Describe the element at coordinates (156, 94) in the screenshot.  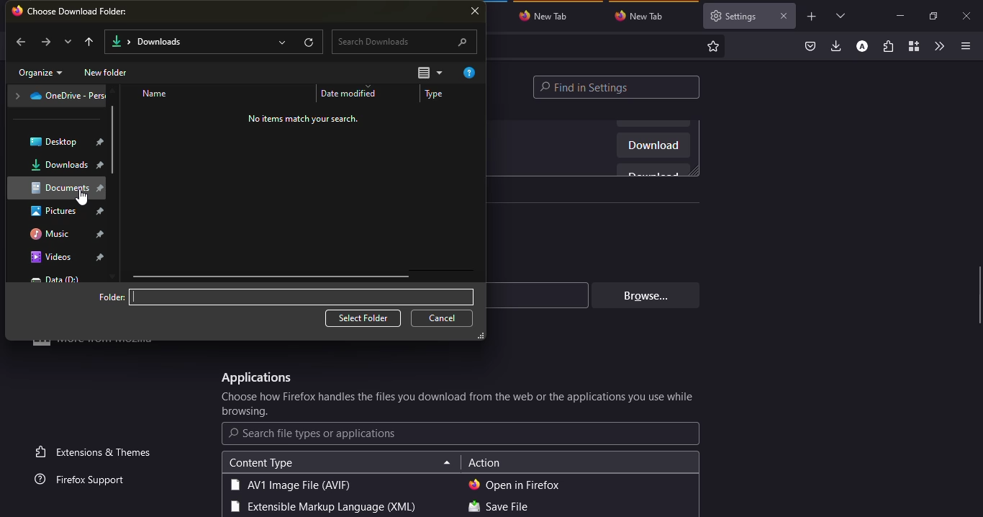
I see `name` at that location.